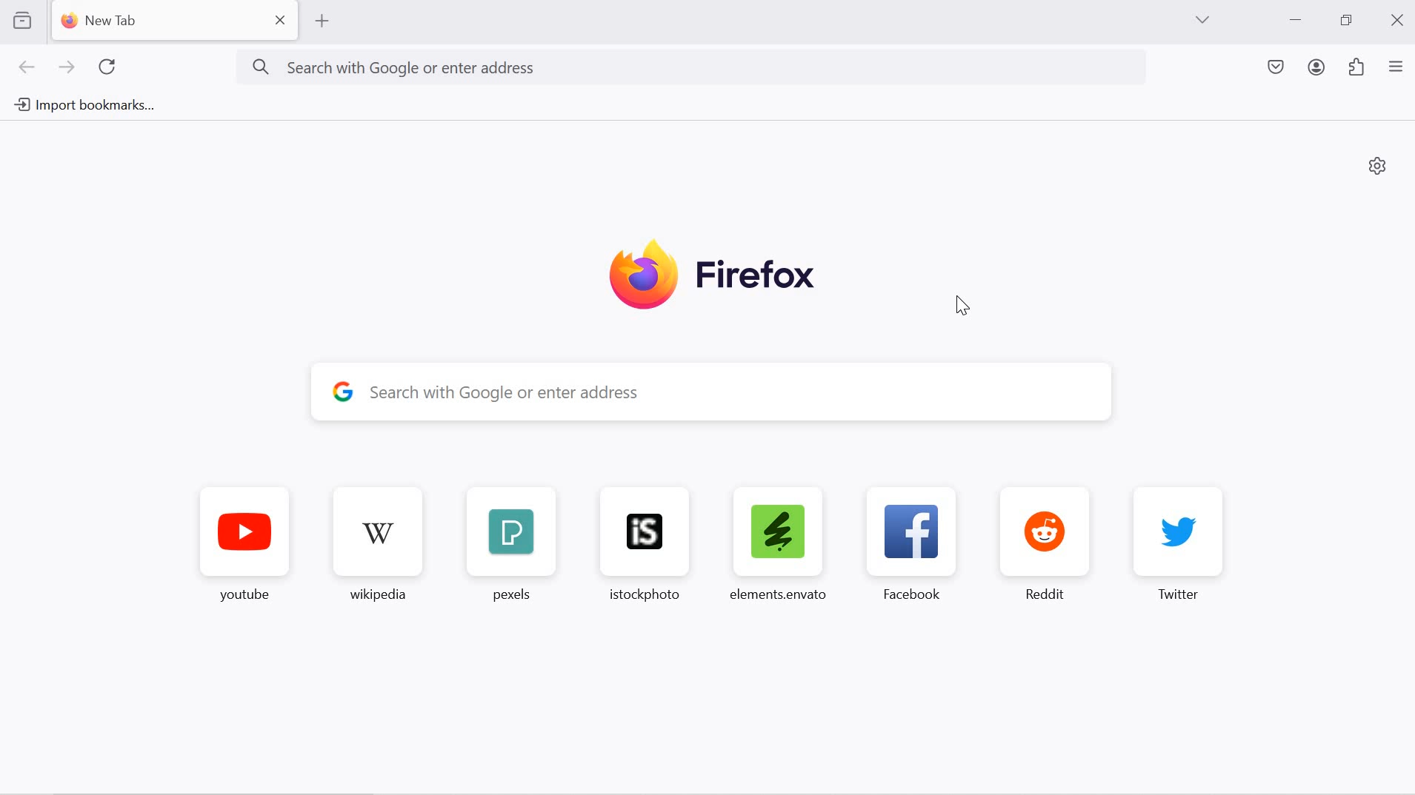 The image size is (1415, 795). What do you see at coordinates (113, 67) in the screenshot?
I see `RELOAD` at bounding box center [113, 67].